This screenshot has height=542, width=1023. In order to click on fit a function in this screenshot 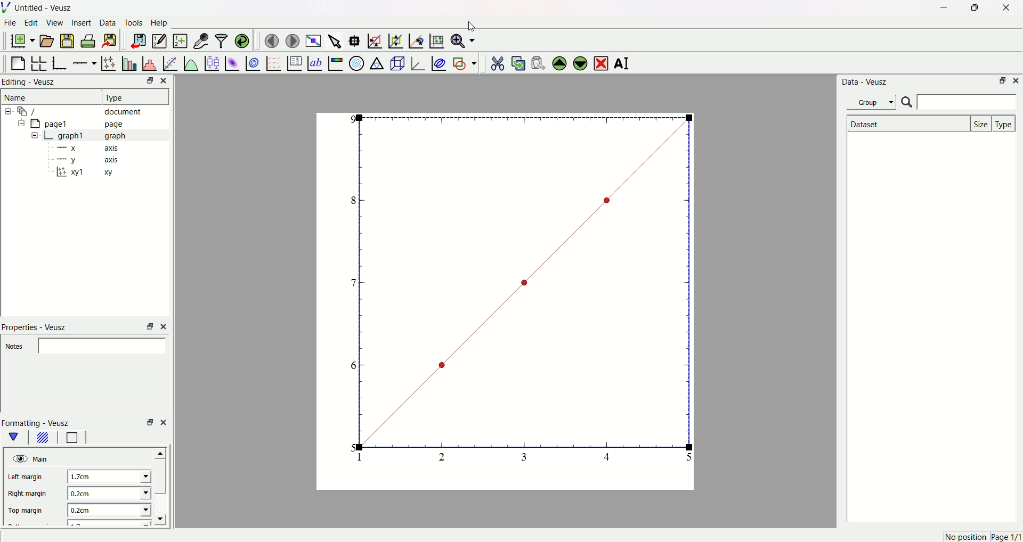, I will do `click(169, 62)`.